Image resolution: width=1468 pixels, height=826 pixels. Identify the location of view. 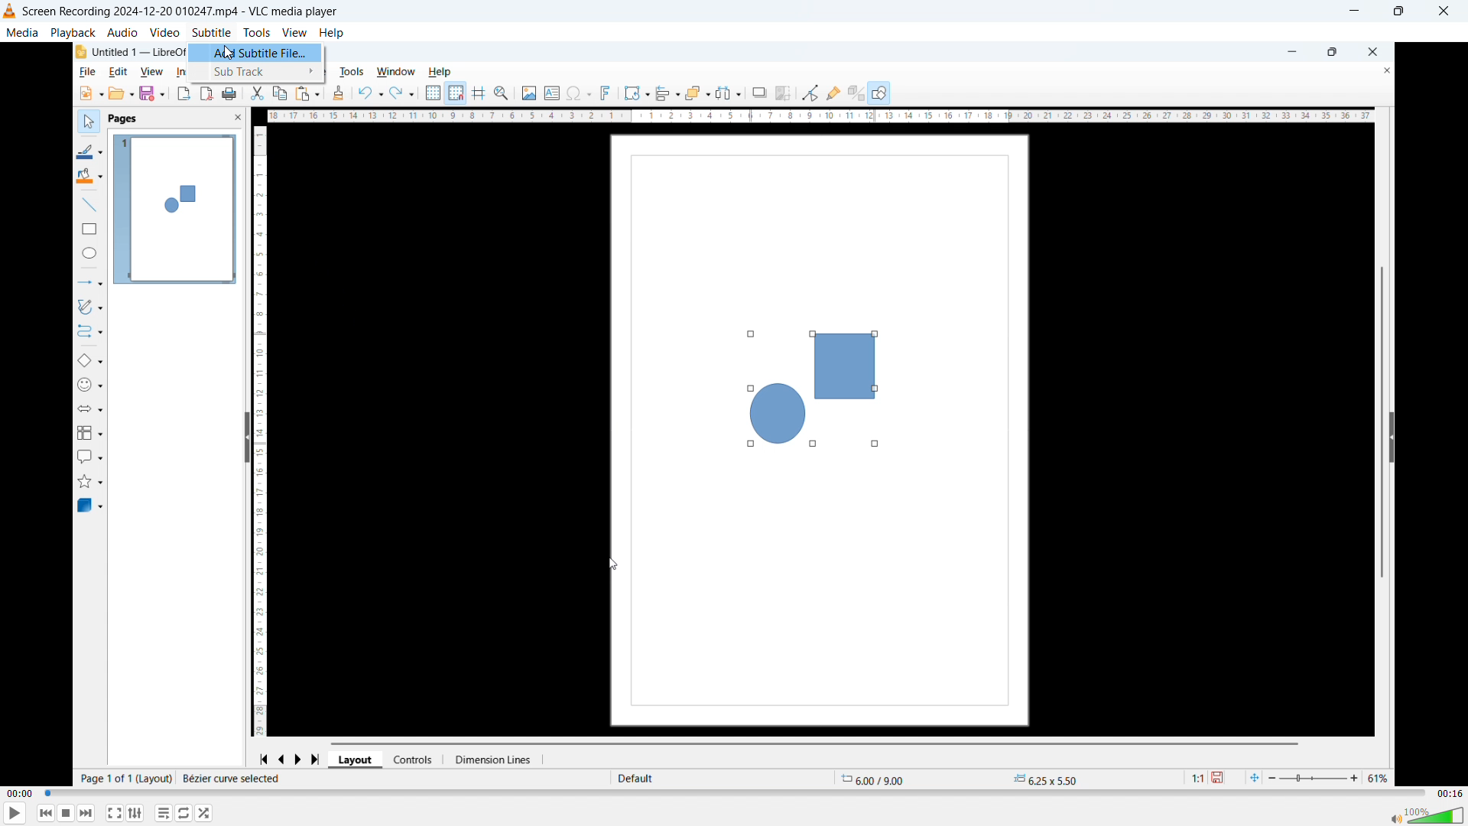
(151, 72).